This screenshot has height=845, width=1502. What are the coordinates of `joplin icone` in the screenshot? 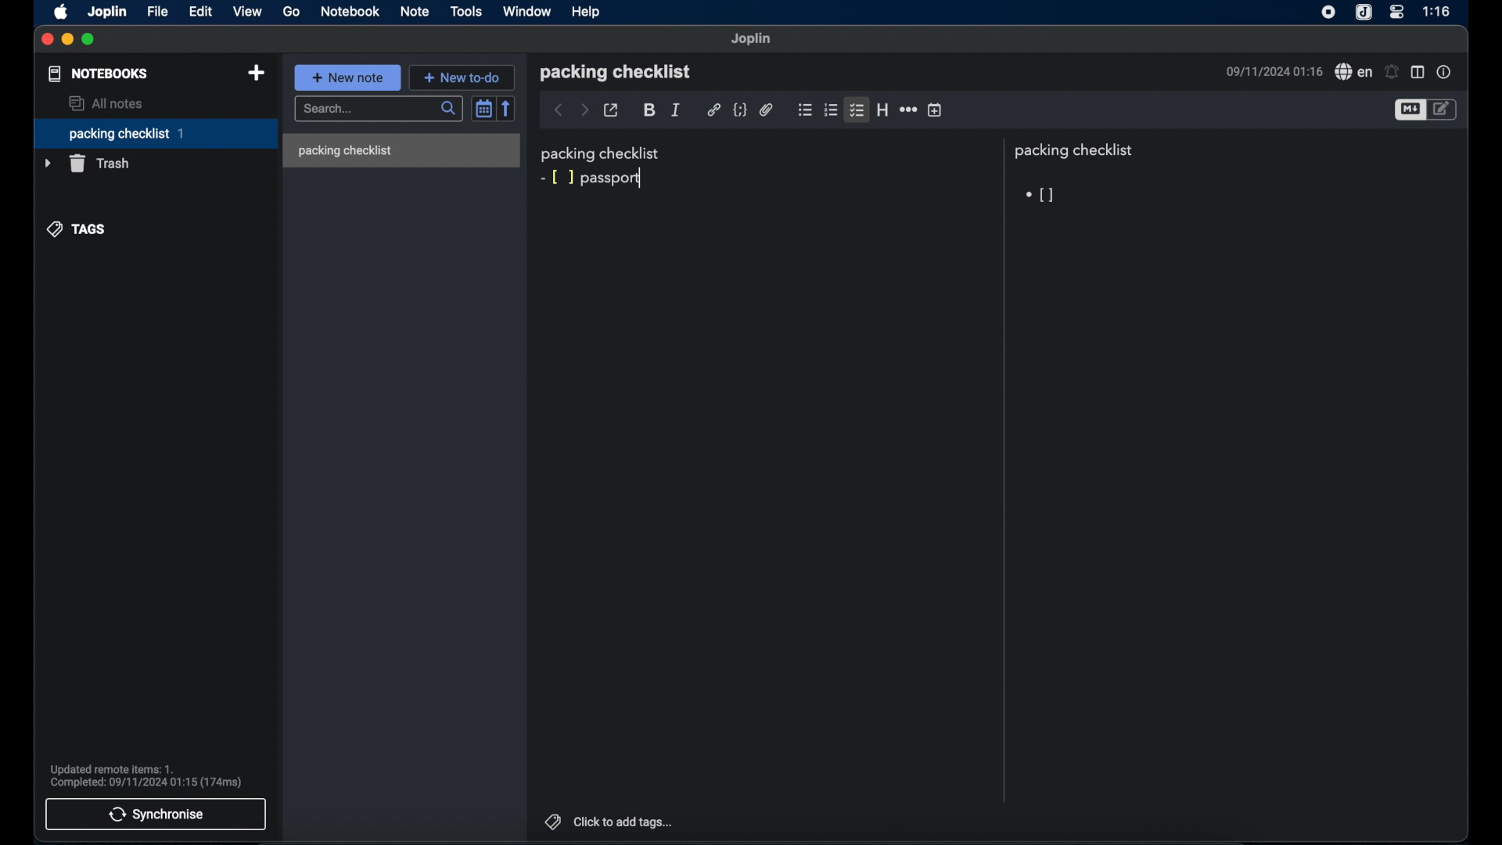 It's located at (1364, 13).